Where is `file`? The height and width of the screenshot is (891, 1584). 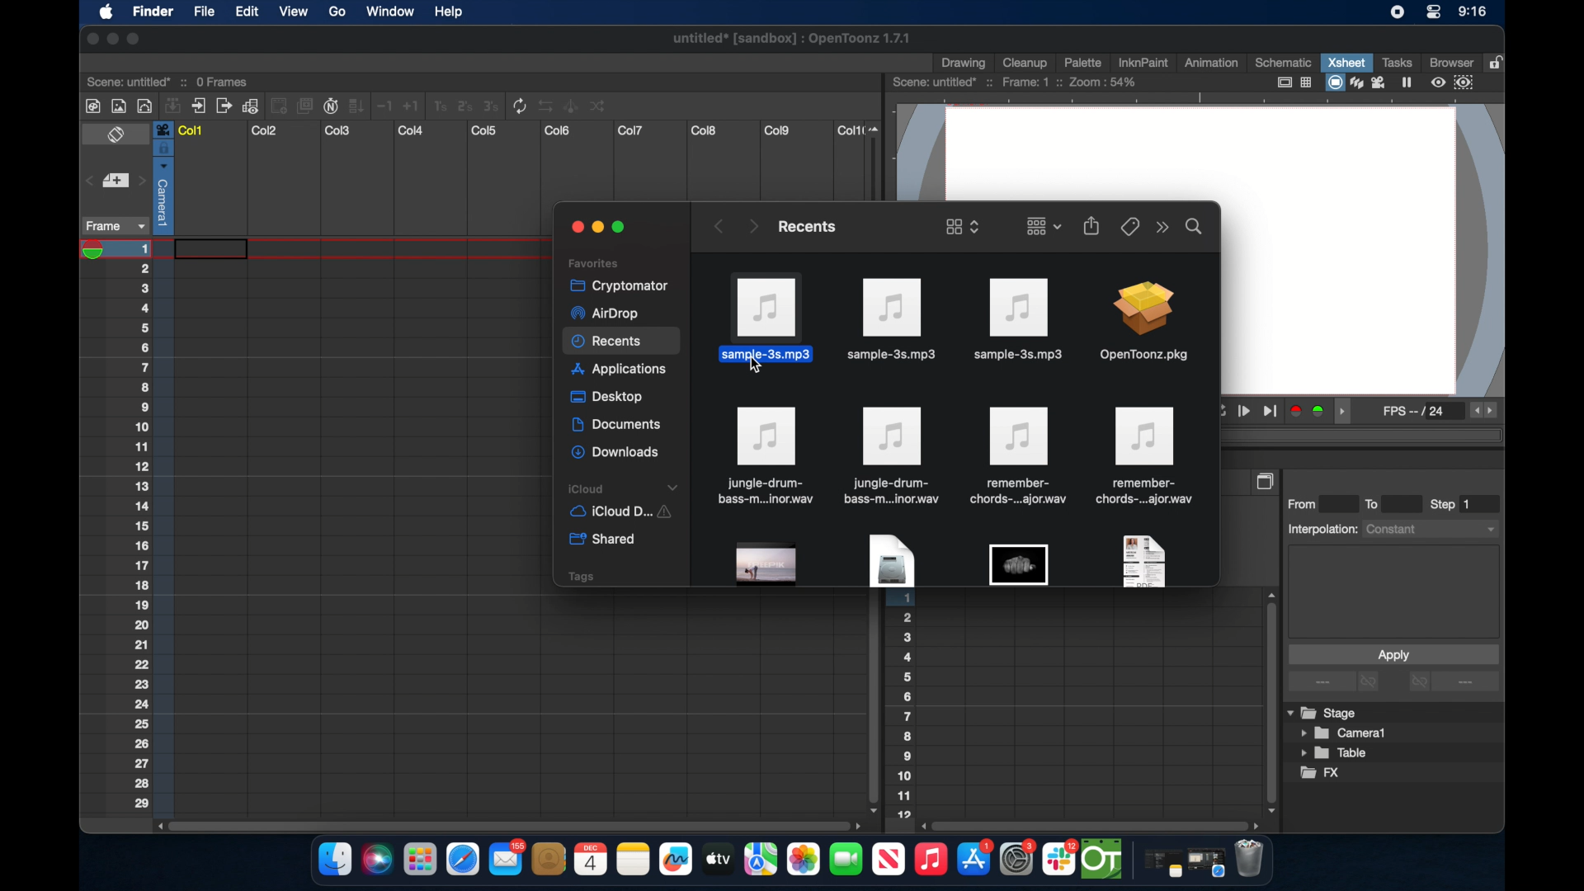
file is located at coordinates (1147, 456).